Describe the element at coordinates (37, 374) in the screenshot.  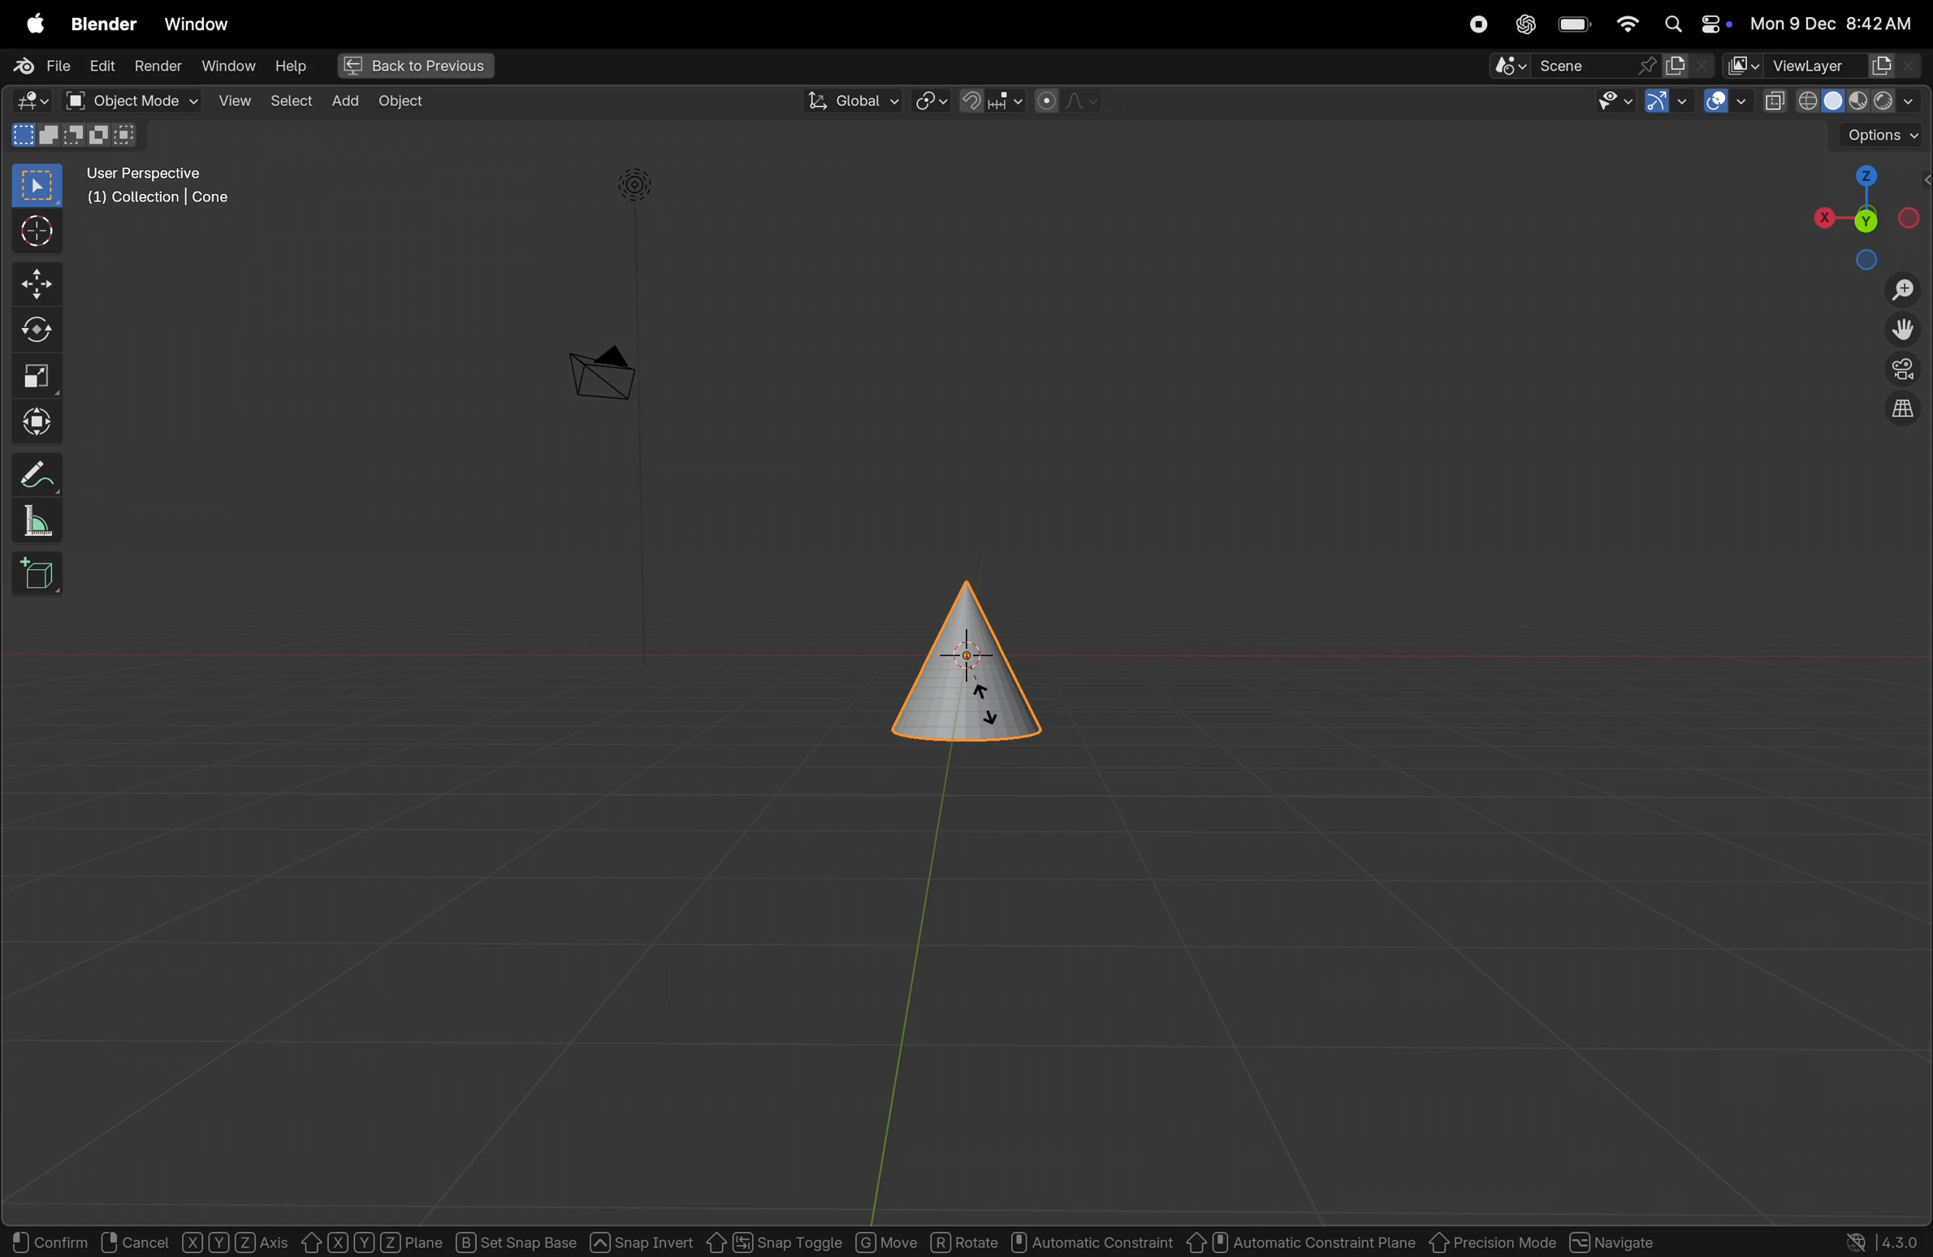
I see `scale` at that location.